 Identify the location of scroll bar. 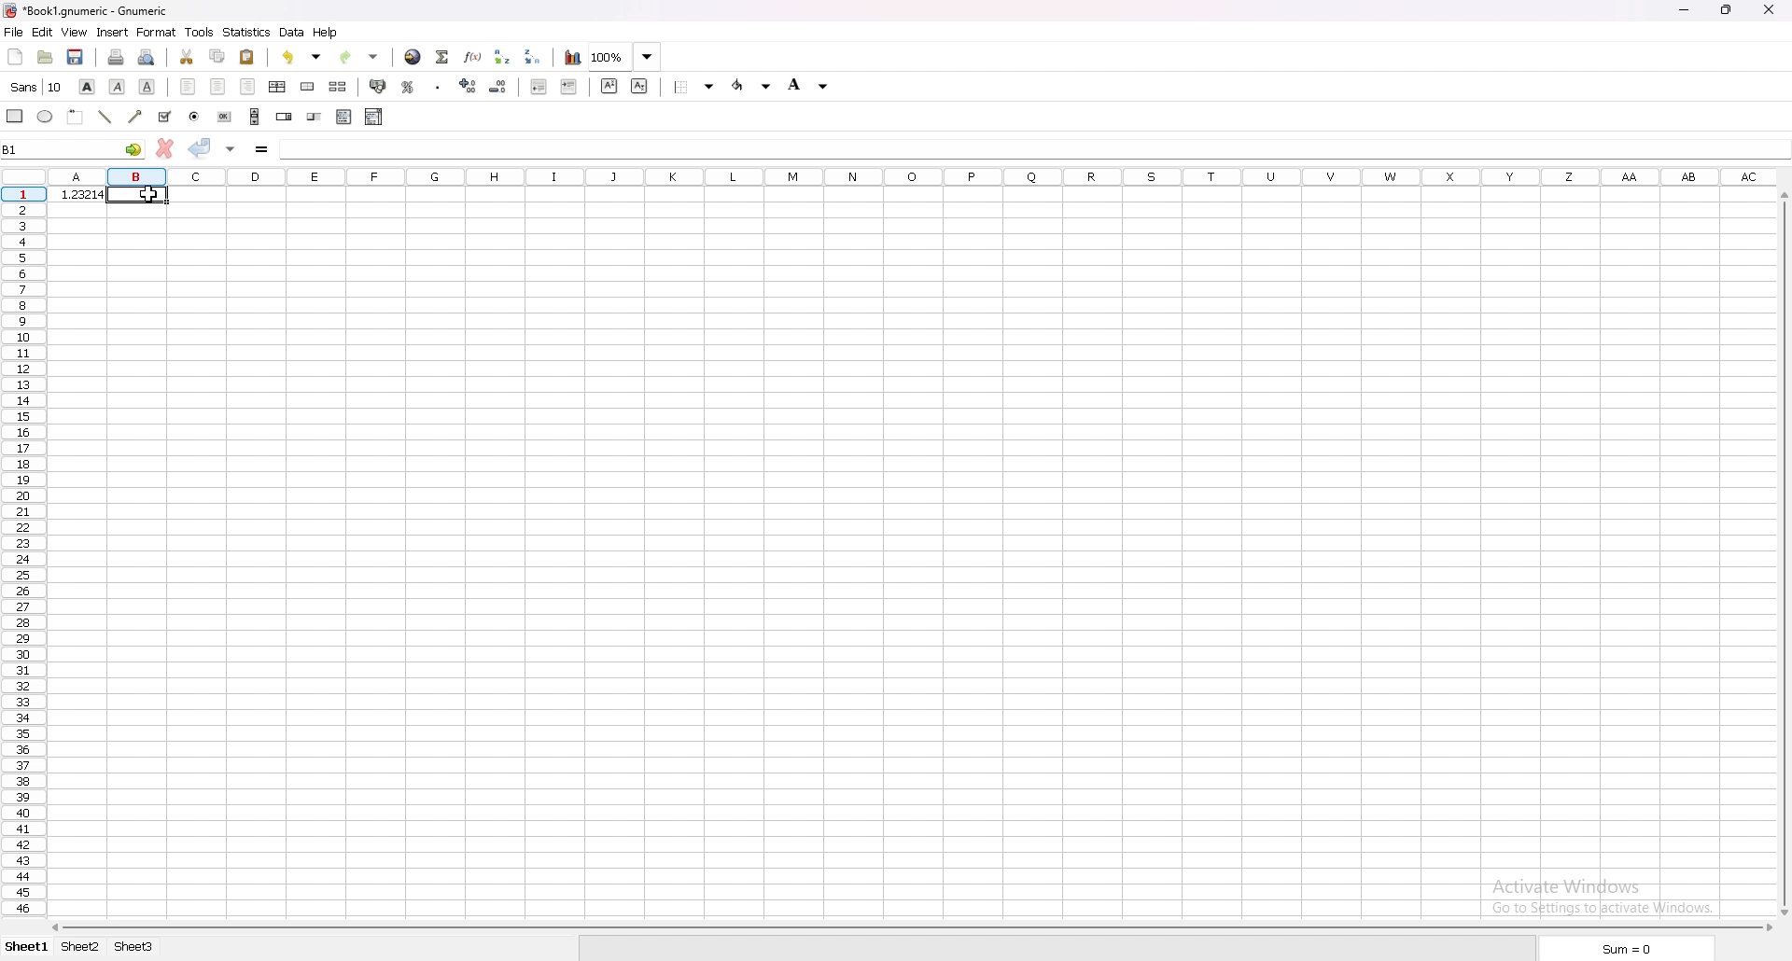
(256, 116).